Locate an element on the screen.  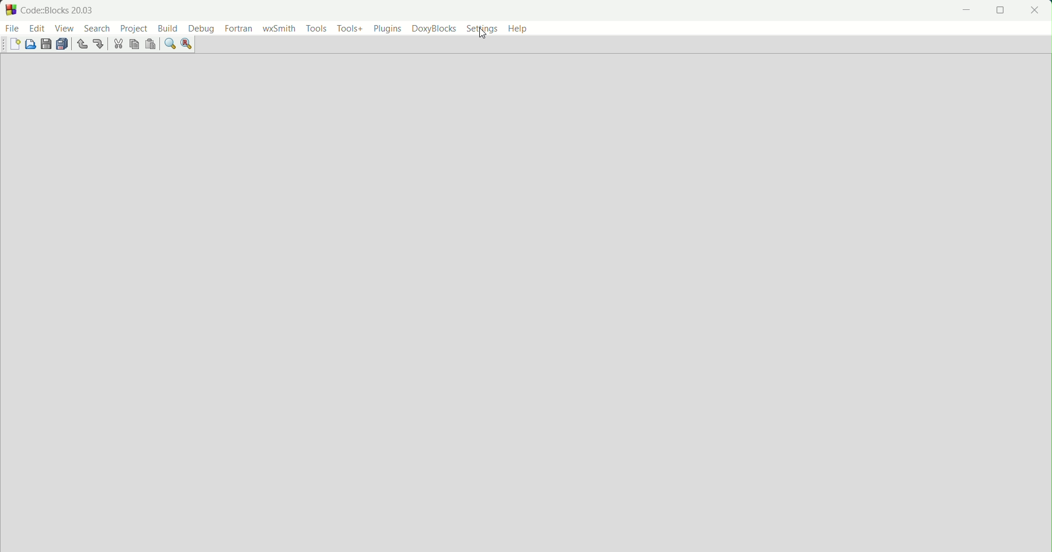
edit is located at coordinates (37, 29).